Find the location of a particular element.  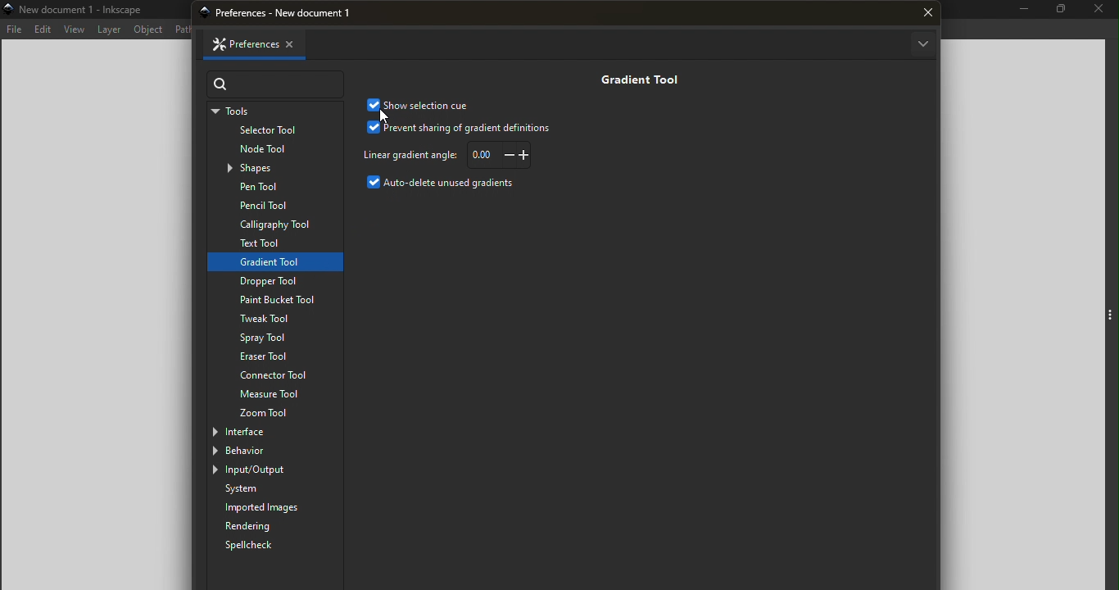

Rendering is located at coordinates (273, 526).